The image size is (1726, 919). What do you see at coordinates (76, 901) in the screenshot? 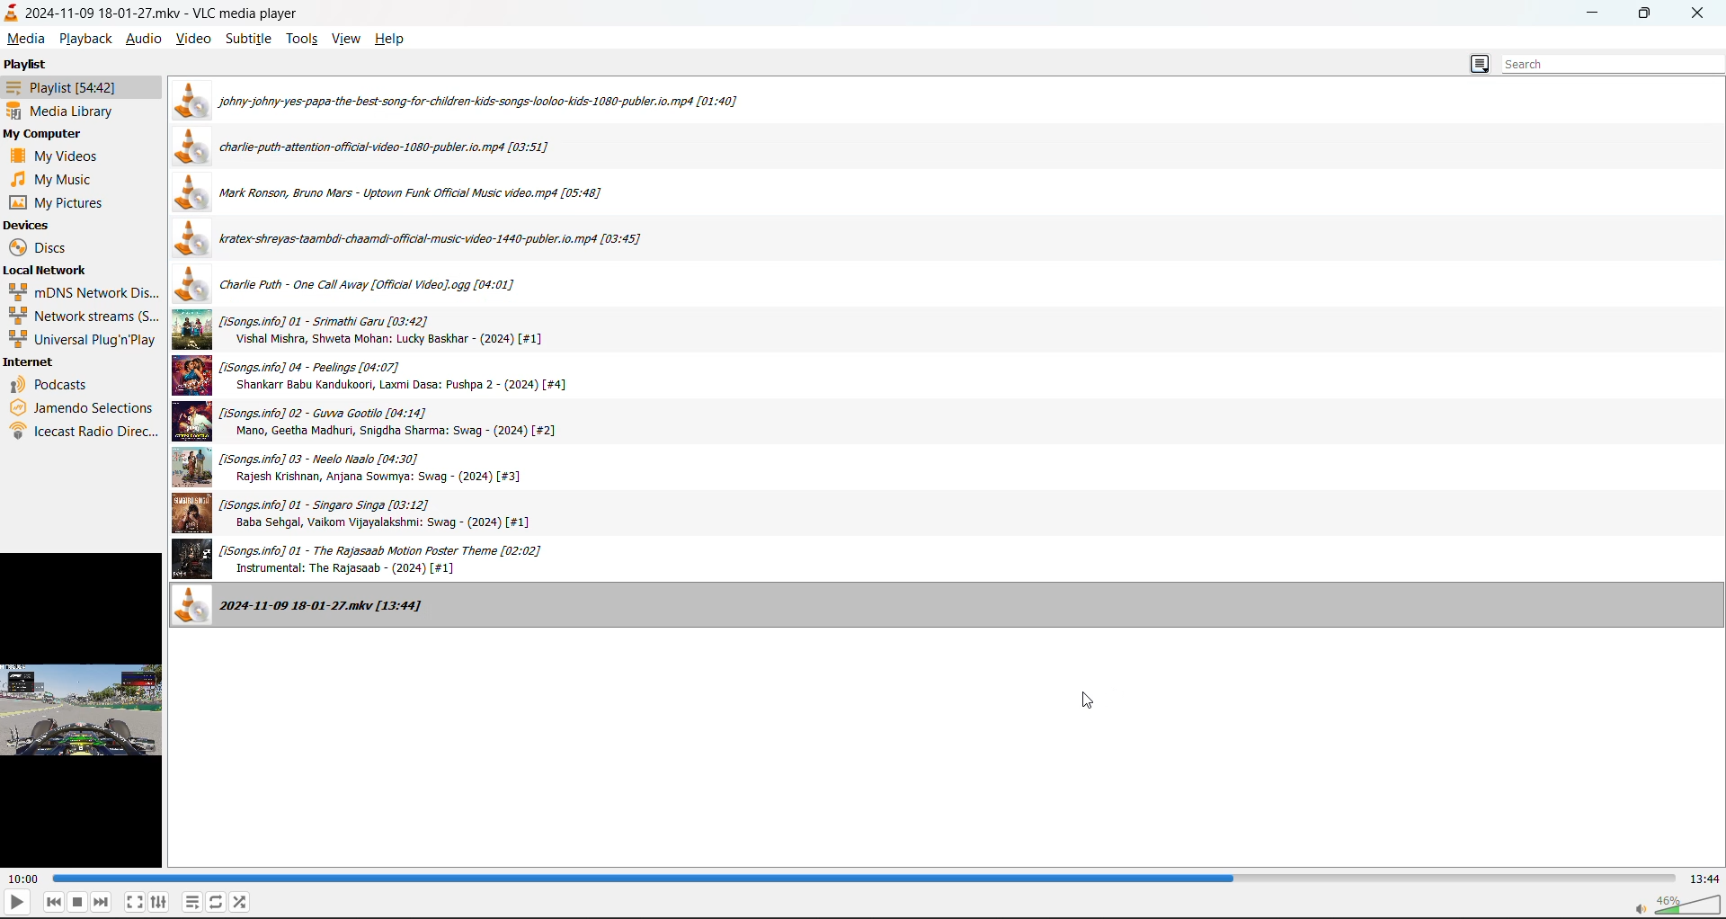
I see `stop` at bounding box center [76, 901].